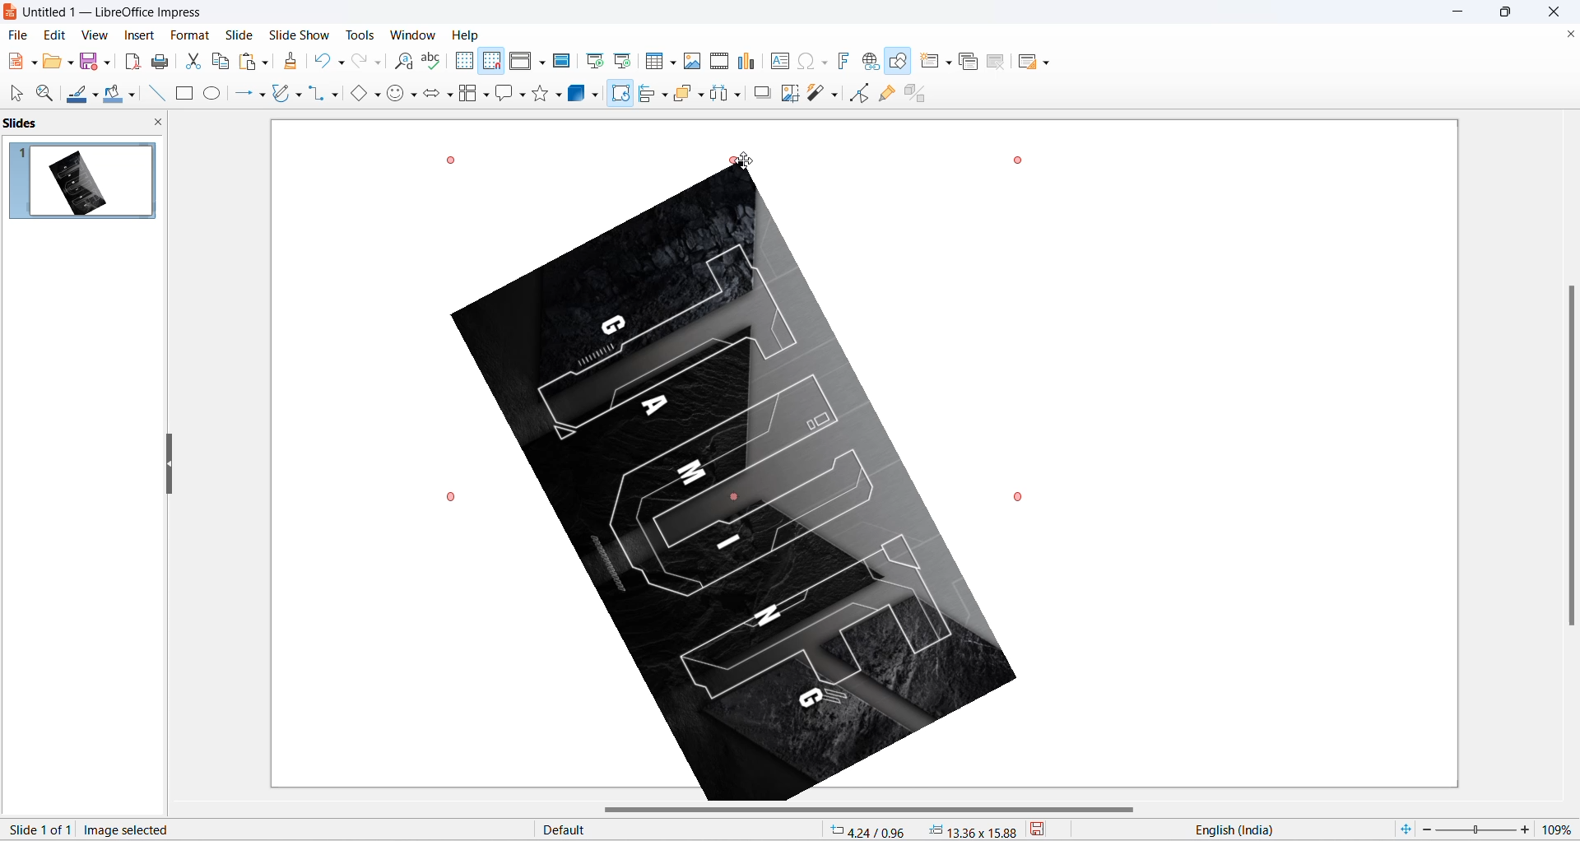  Describe the element at coordinates (823, 61) in the screenshot. I see `special character icons` at that location.